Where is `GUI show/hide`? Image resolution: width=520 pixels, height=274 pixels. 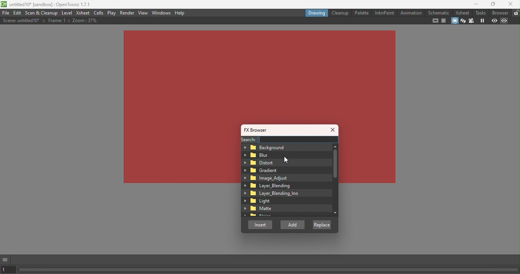
GUI show/hide is located at coordinates (5, 260).